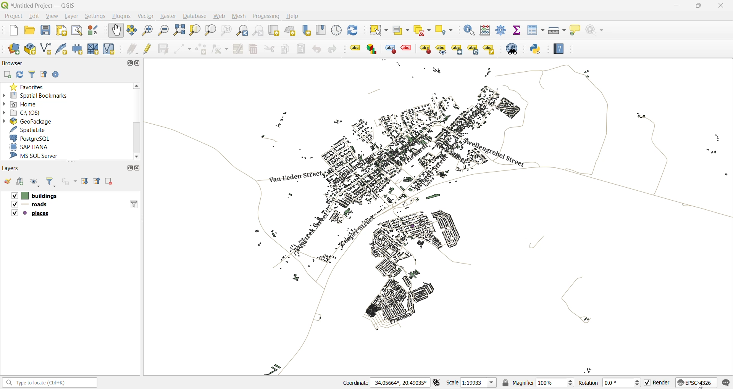  Describe the element at coordinates (44, 76) in the screenshot. I see `collapse all` at that location.